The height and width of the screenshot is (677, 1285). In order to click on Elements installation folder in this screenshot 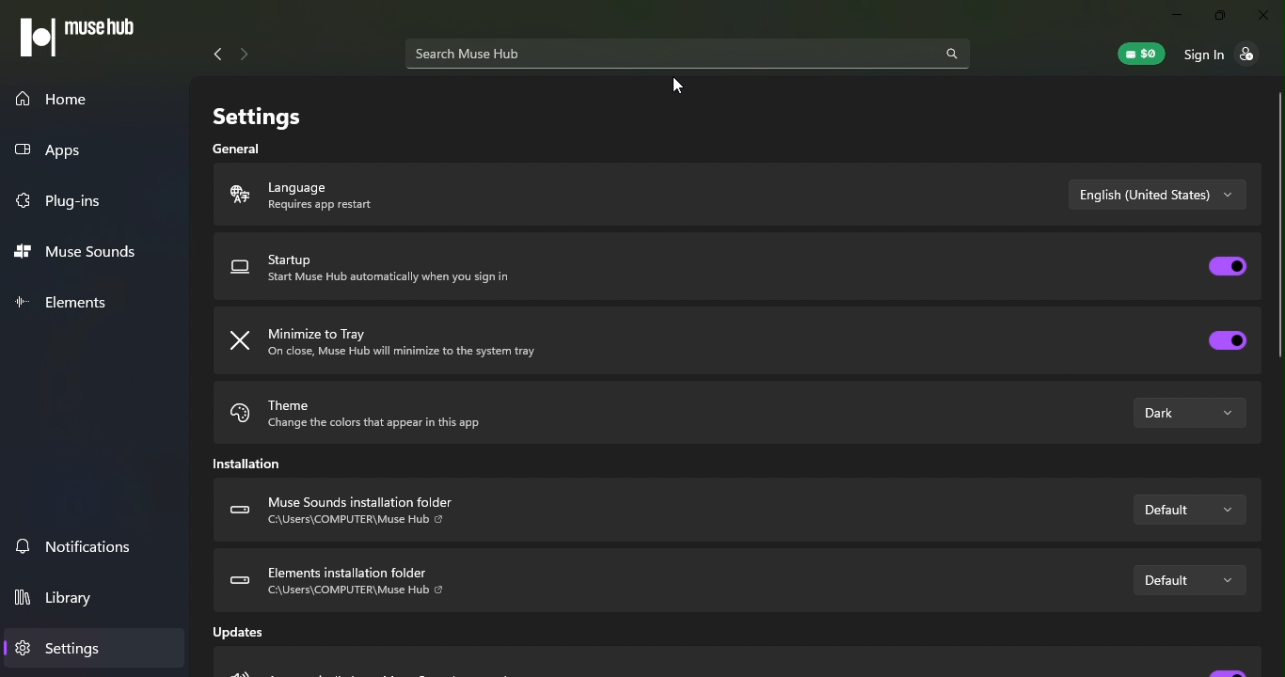, I will do `click(338, 580)`.